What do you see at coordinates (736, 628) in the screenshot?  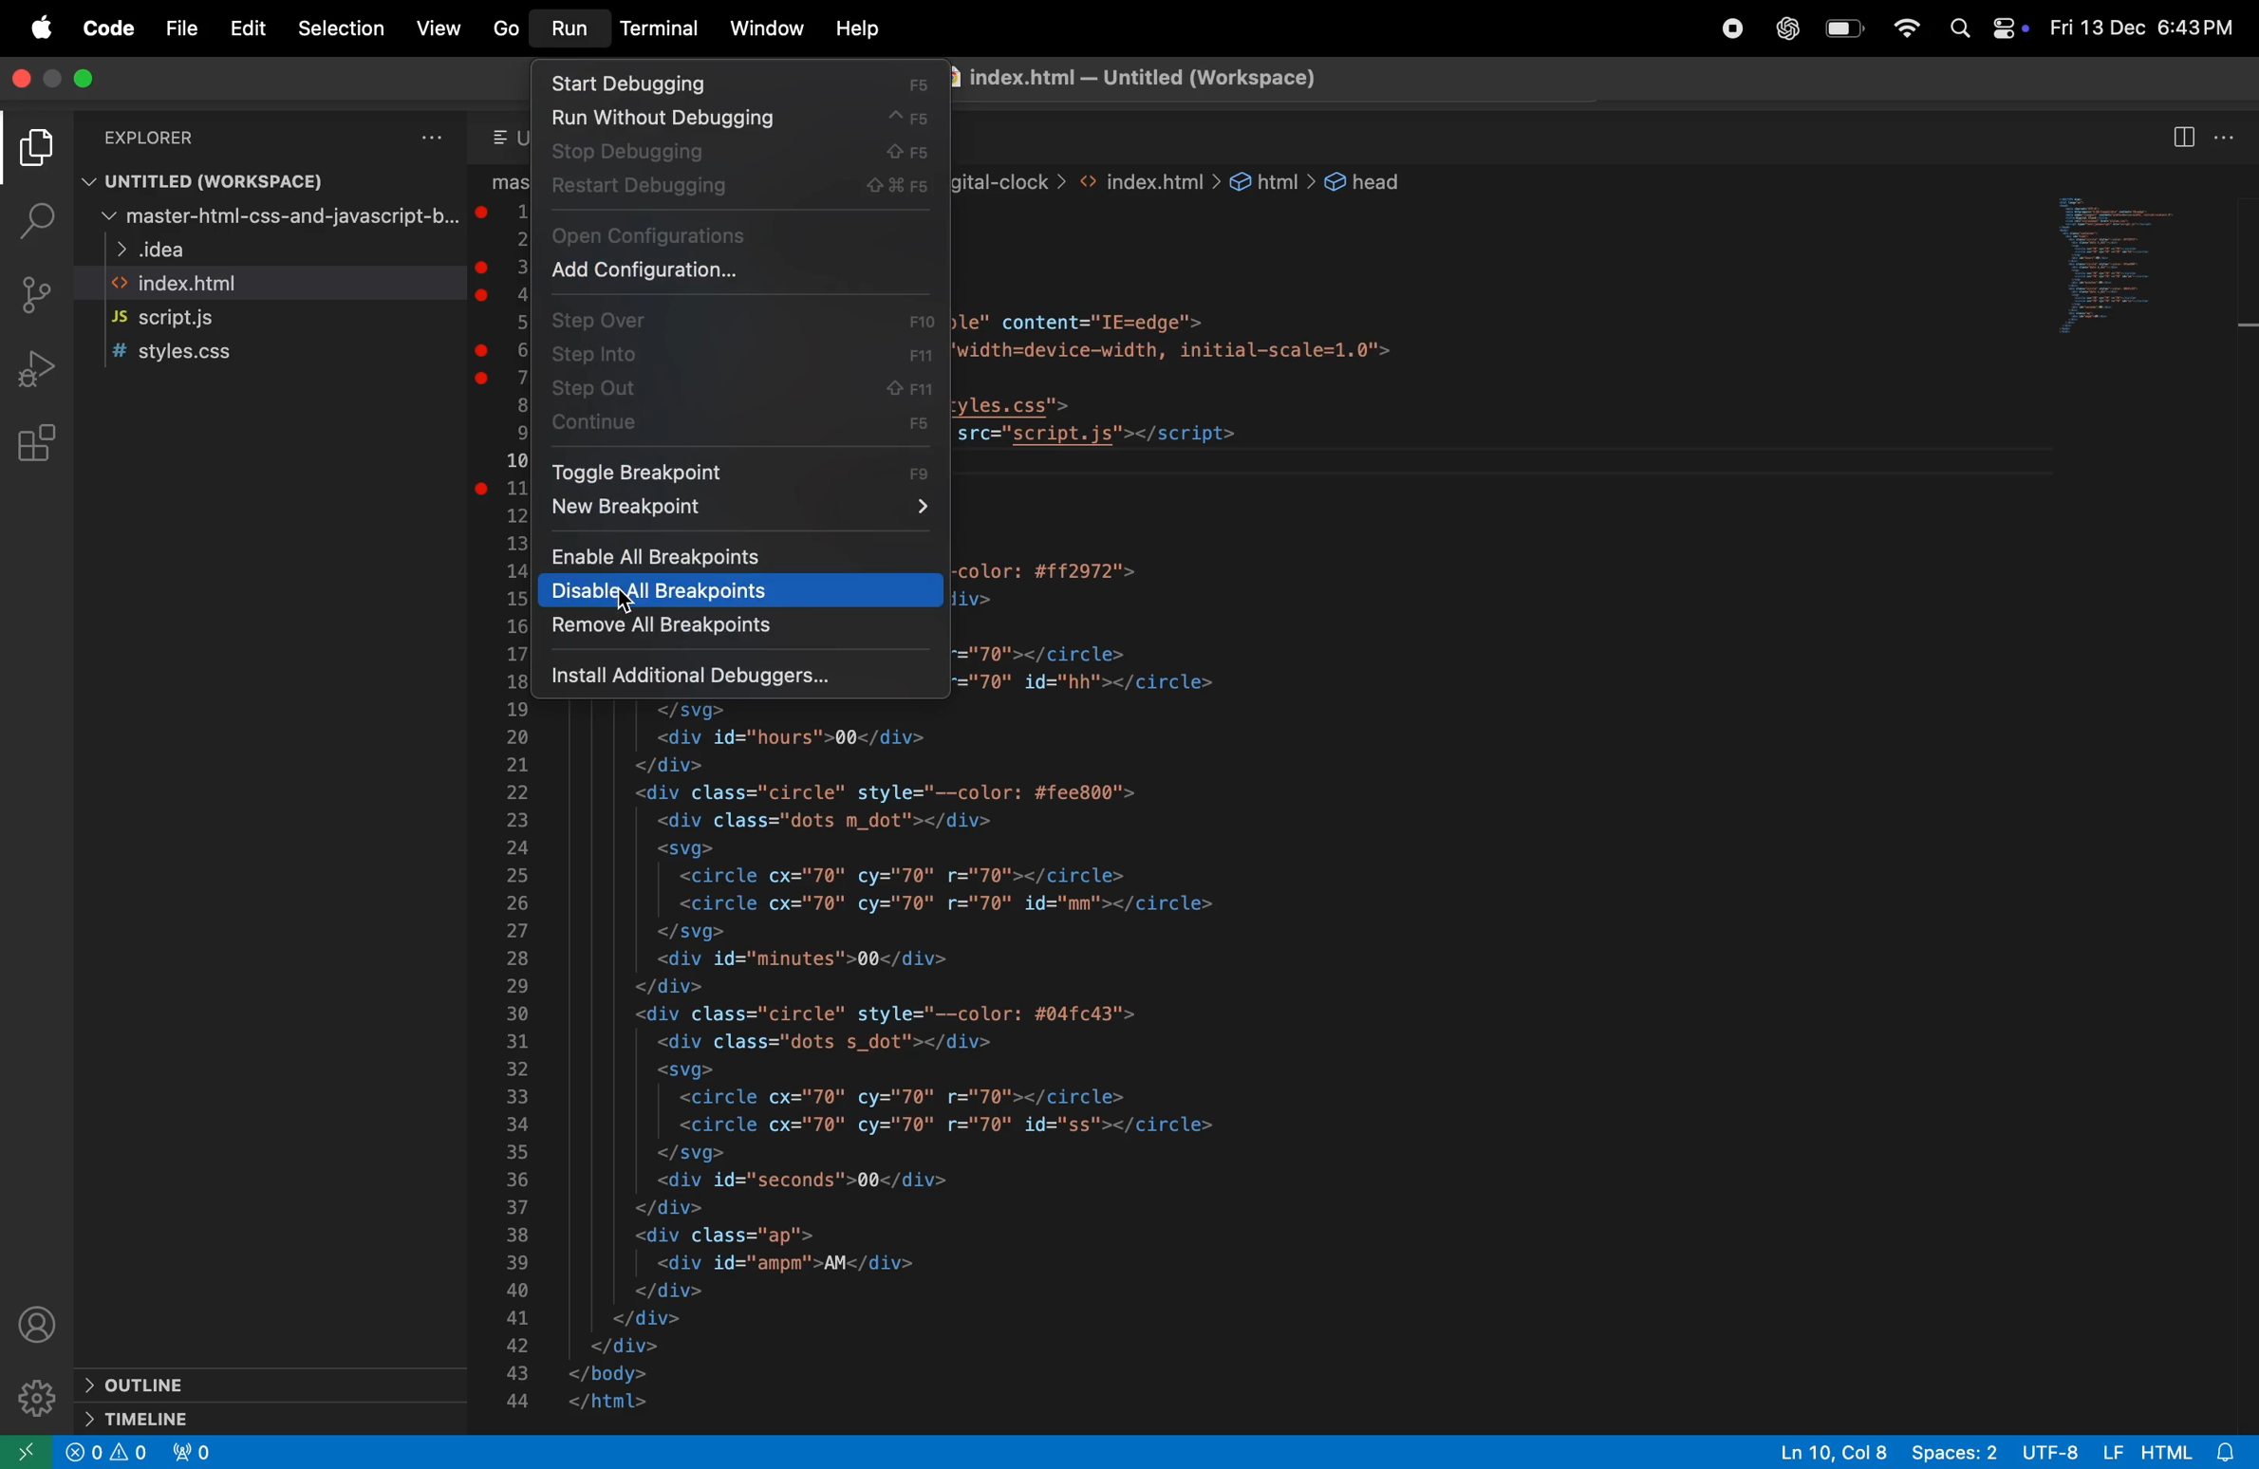 I see `remove all ` at bounding box center [736, 628].